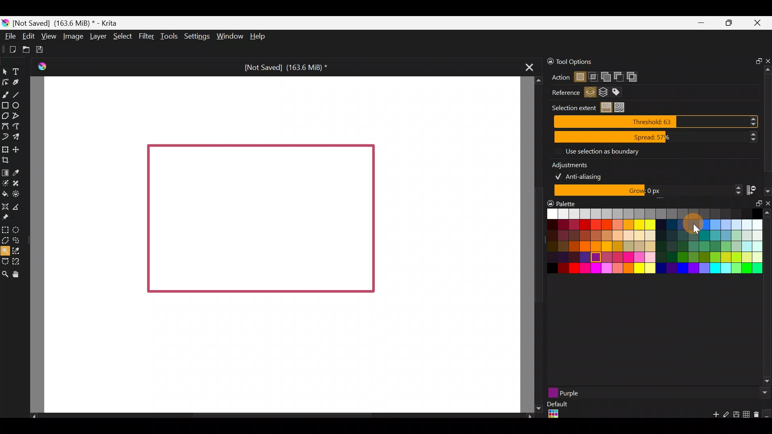 This screenshot has height=434, width=772. What do you see at coordinates (635, 77) in the screenshot?
I see `Symmetric difference` at bounding box center [635, 77].